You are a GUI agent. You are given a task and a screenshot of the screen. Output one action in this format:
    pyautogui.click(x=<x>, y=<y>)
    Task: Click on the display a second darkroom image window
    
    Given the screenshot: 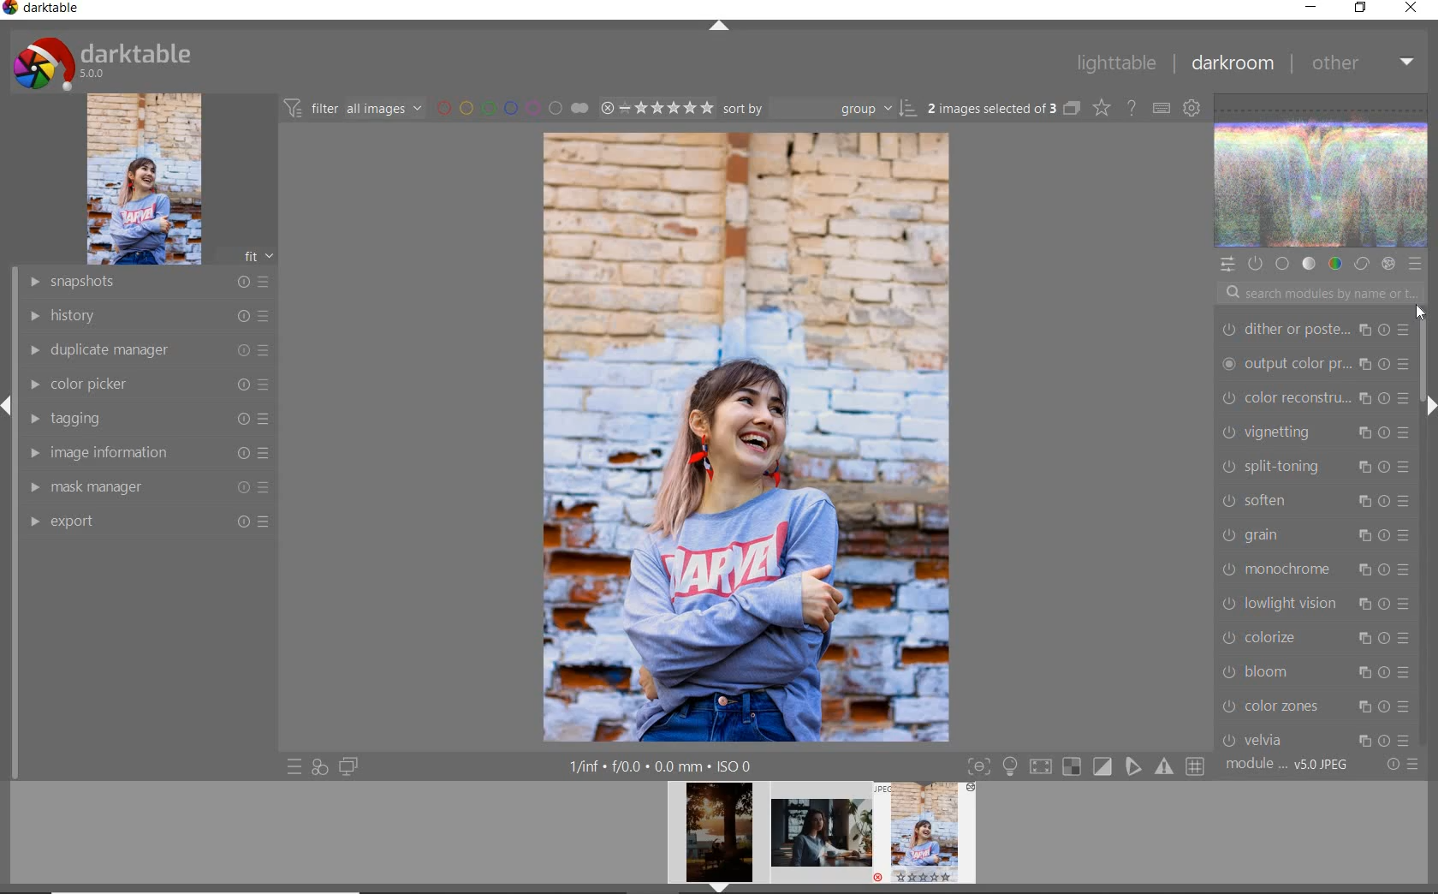 What is the action you would take?
    pyautogui.click(x=349, y=766)
    